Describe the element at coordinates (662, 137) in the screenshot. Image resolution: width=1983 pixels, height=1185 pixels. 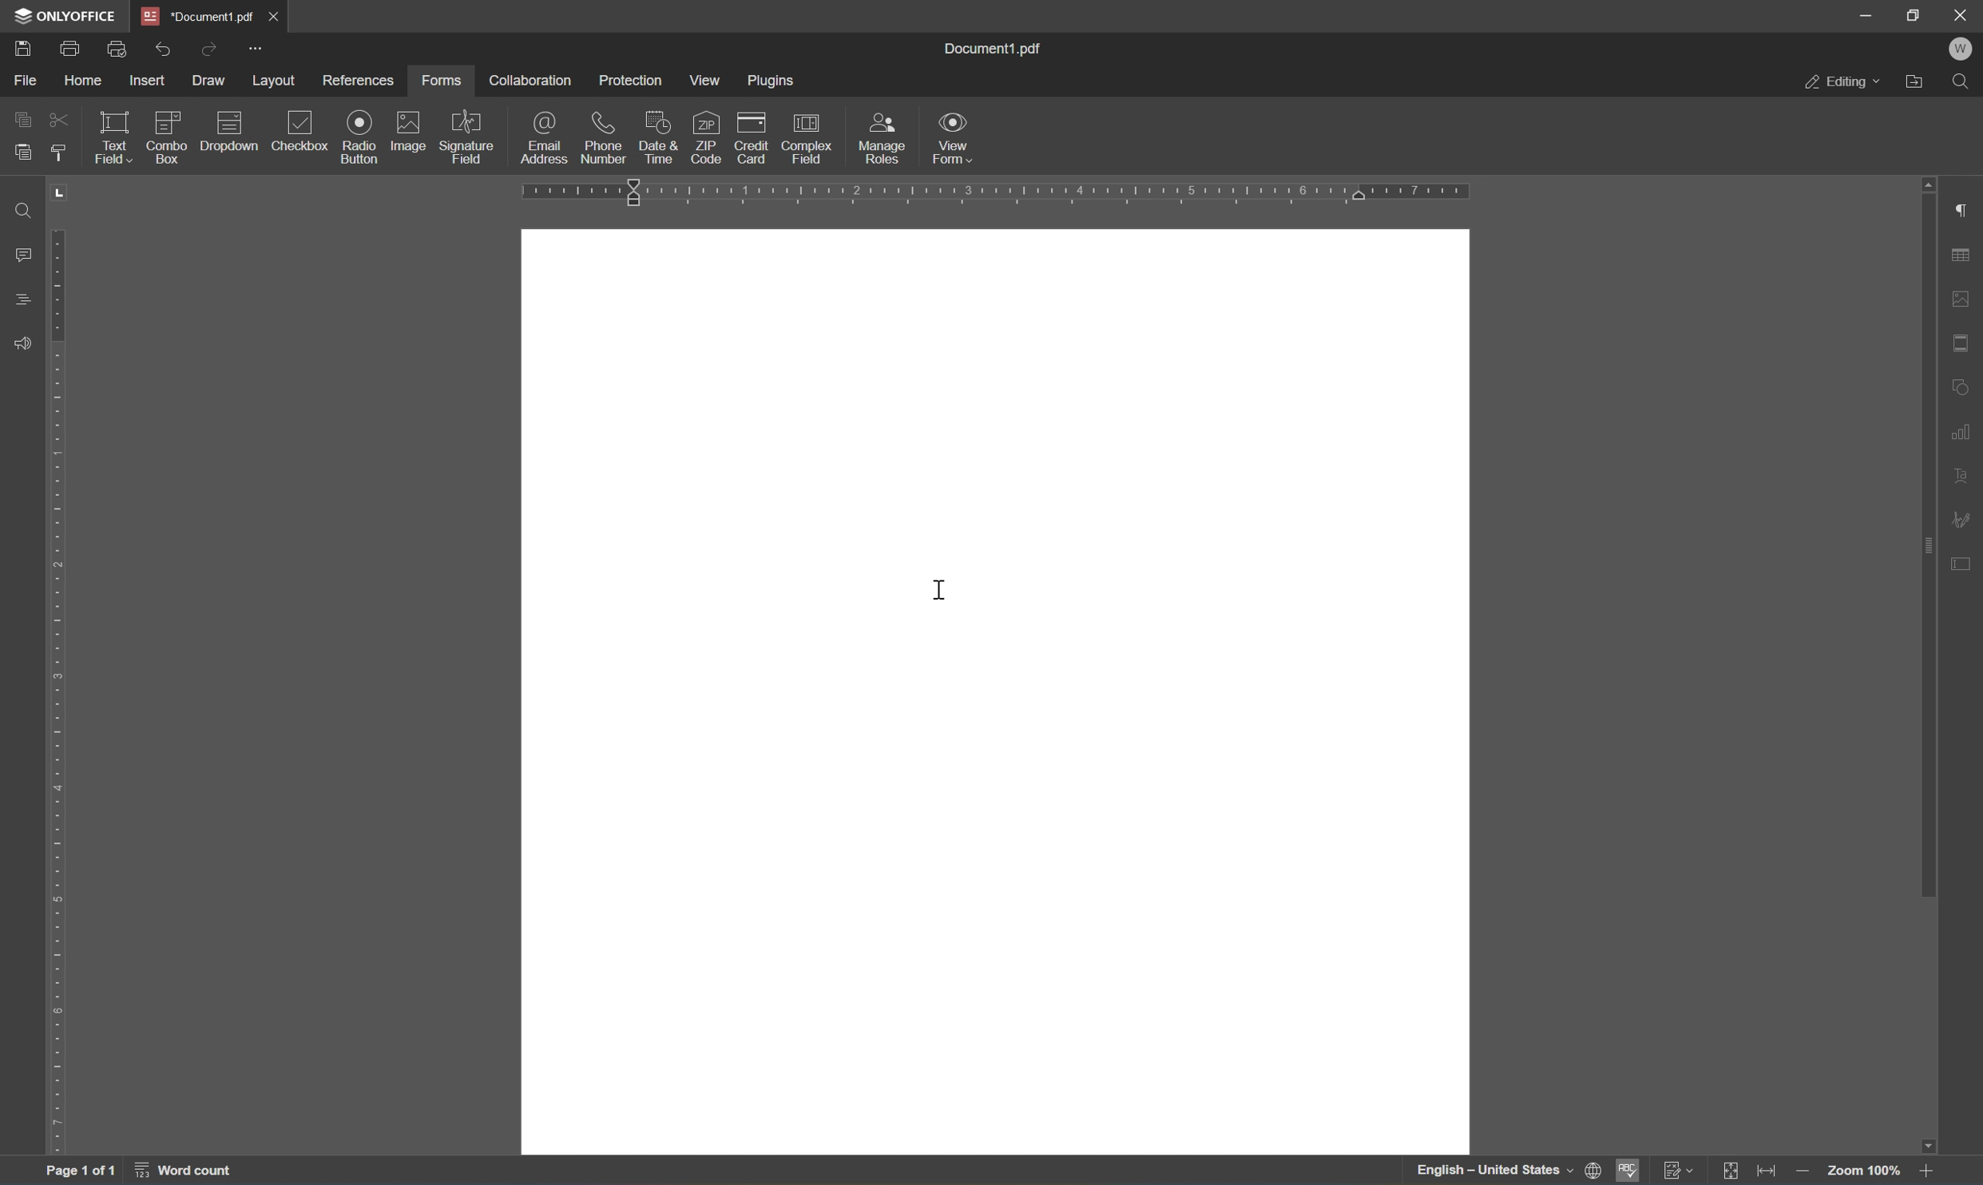
I see `date and time` at that location.